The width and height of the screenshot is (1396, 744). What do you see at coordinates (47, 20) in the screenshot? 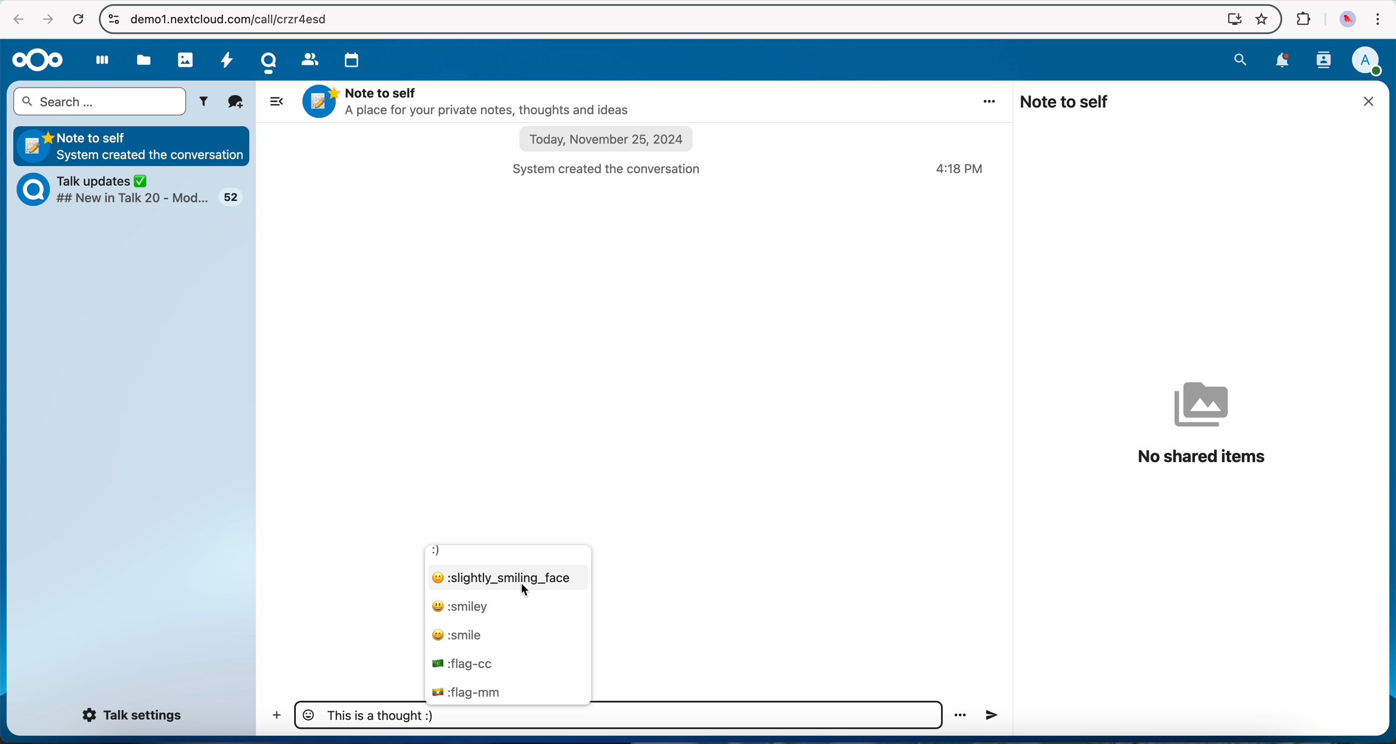
I see `navigate foward` at bounding box center [47, 20].